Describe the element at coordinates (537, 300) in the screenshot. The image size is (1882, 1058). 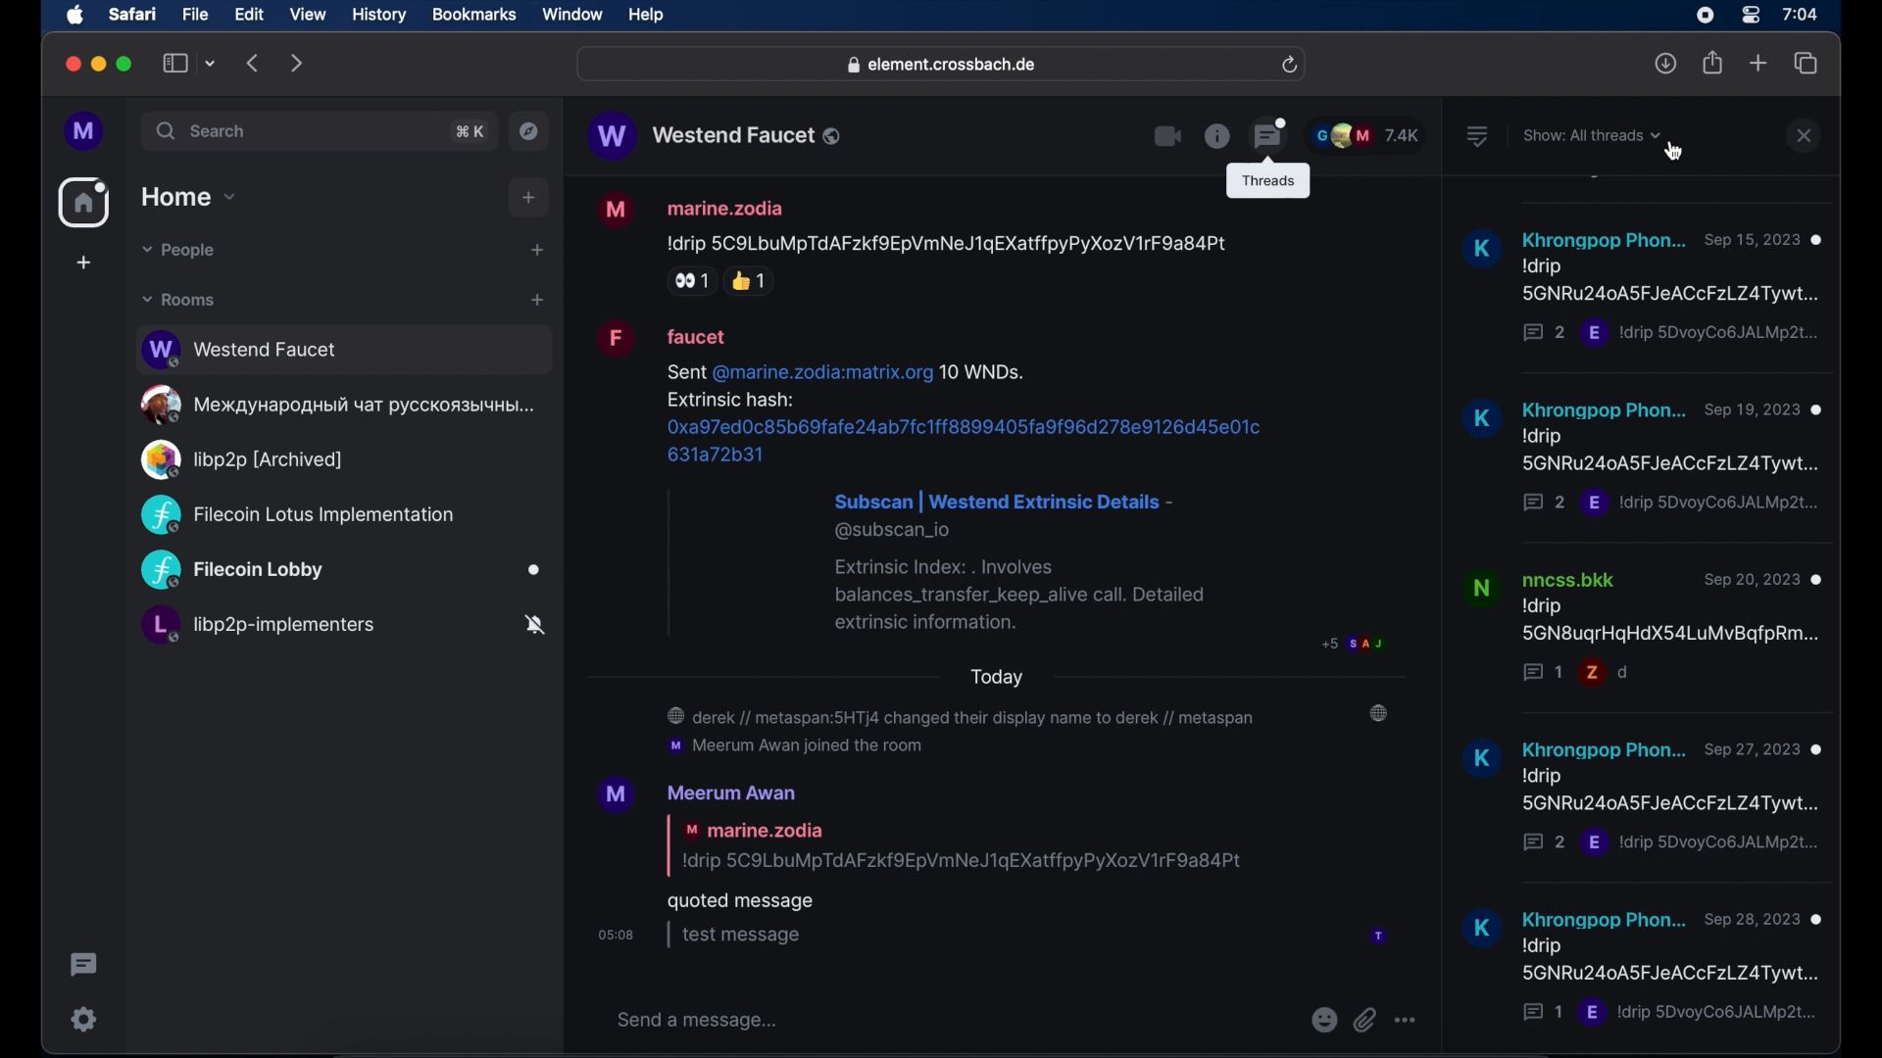
I see `add ` at that location.